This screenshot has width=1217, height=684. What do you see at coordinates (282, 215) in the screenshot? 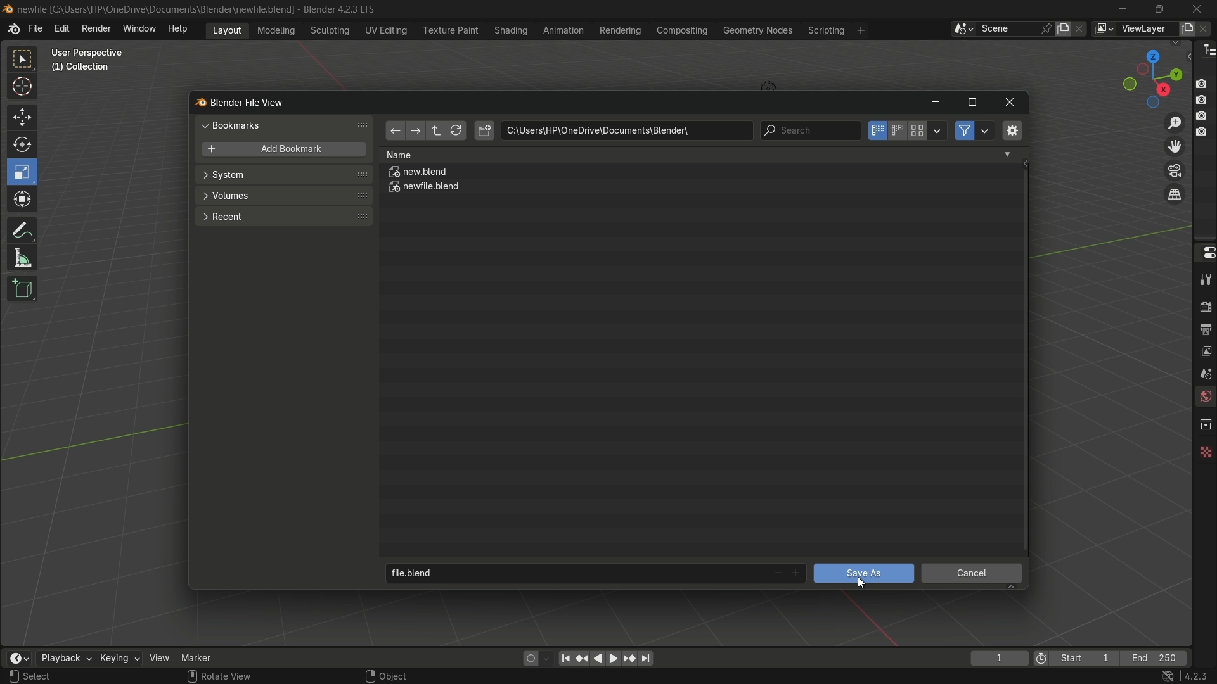
I see `recent` at bounding box center [282, 215].